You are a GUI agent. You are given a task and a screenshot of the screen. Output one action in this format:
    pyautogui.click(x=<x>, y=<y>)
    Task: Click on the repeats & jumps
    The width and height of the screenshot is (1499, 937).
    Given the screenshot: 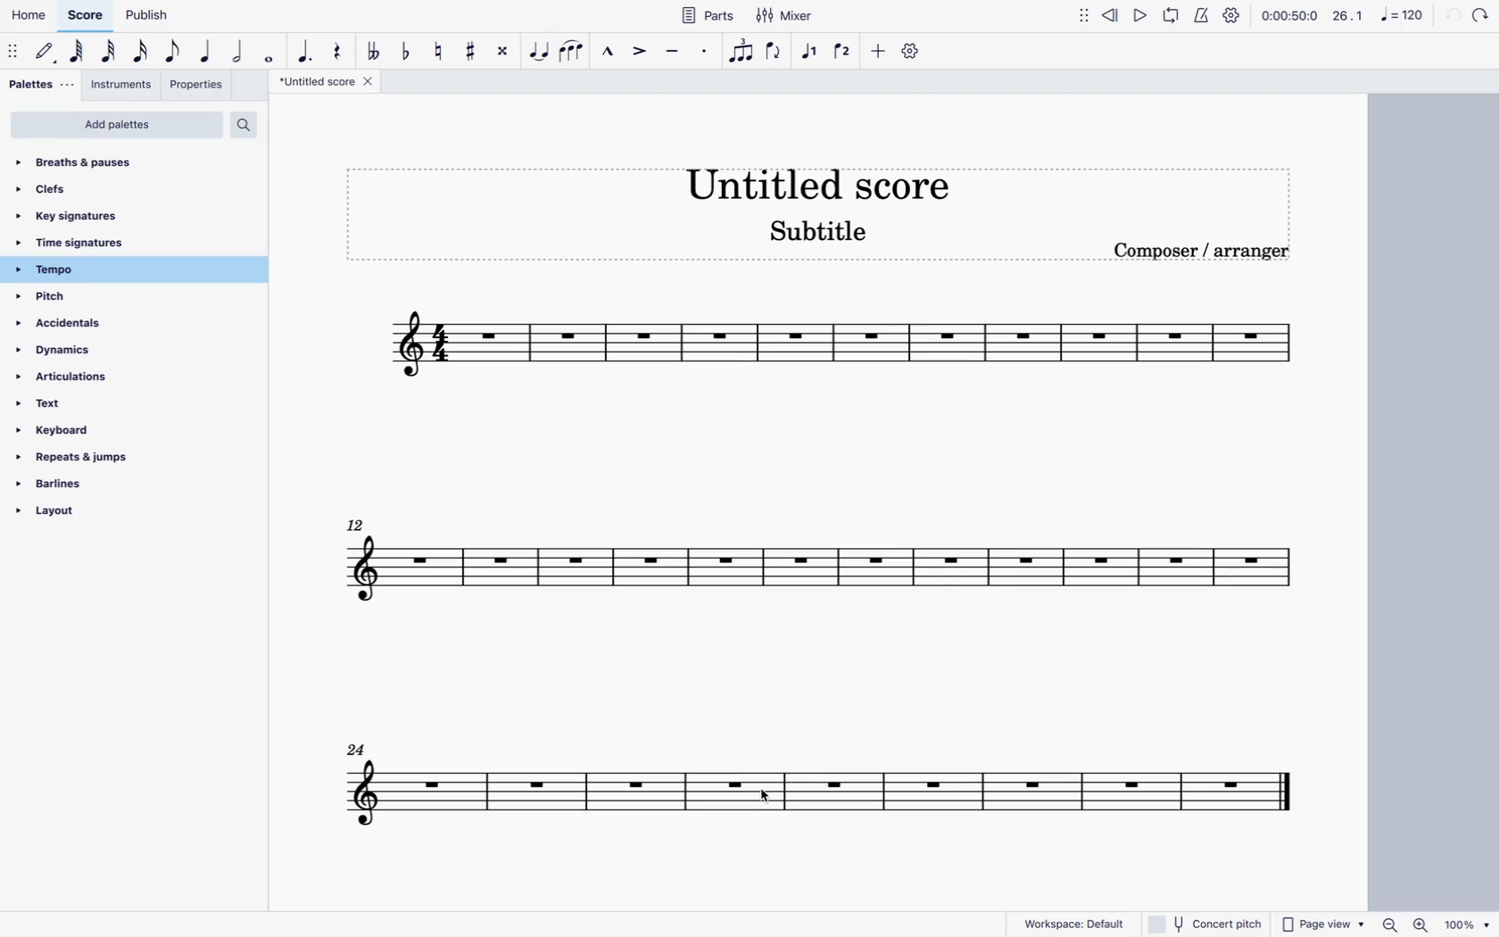 What is the action you would take?
    pyautogui.click(x=102, y=457)
    